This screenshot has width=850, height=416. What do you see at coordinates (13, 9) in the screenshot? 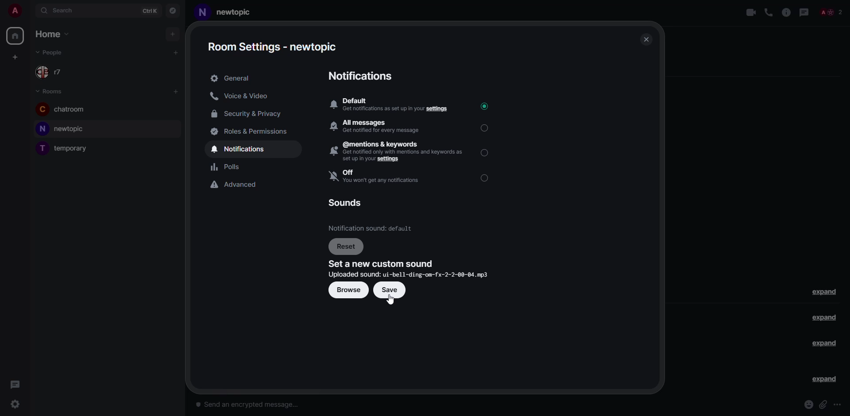
I see `profile` at bounding box center [13, 9].